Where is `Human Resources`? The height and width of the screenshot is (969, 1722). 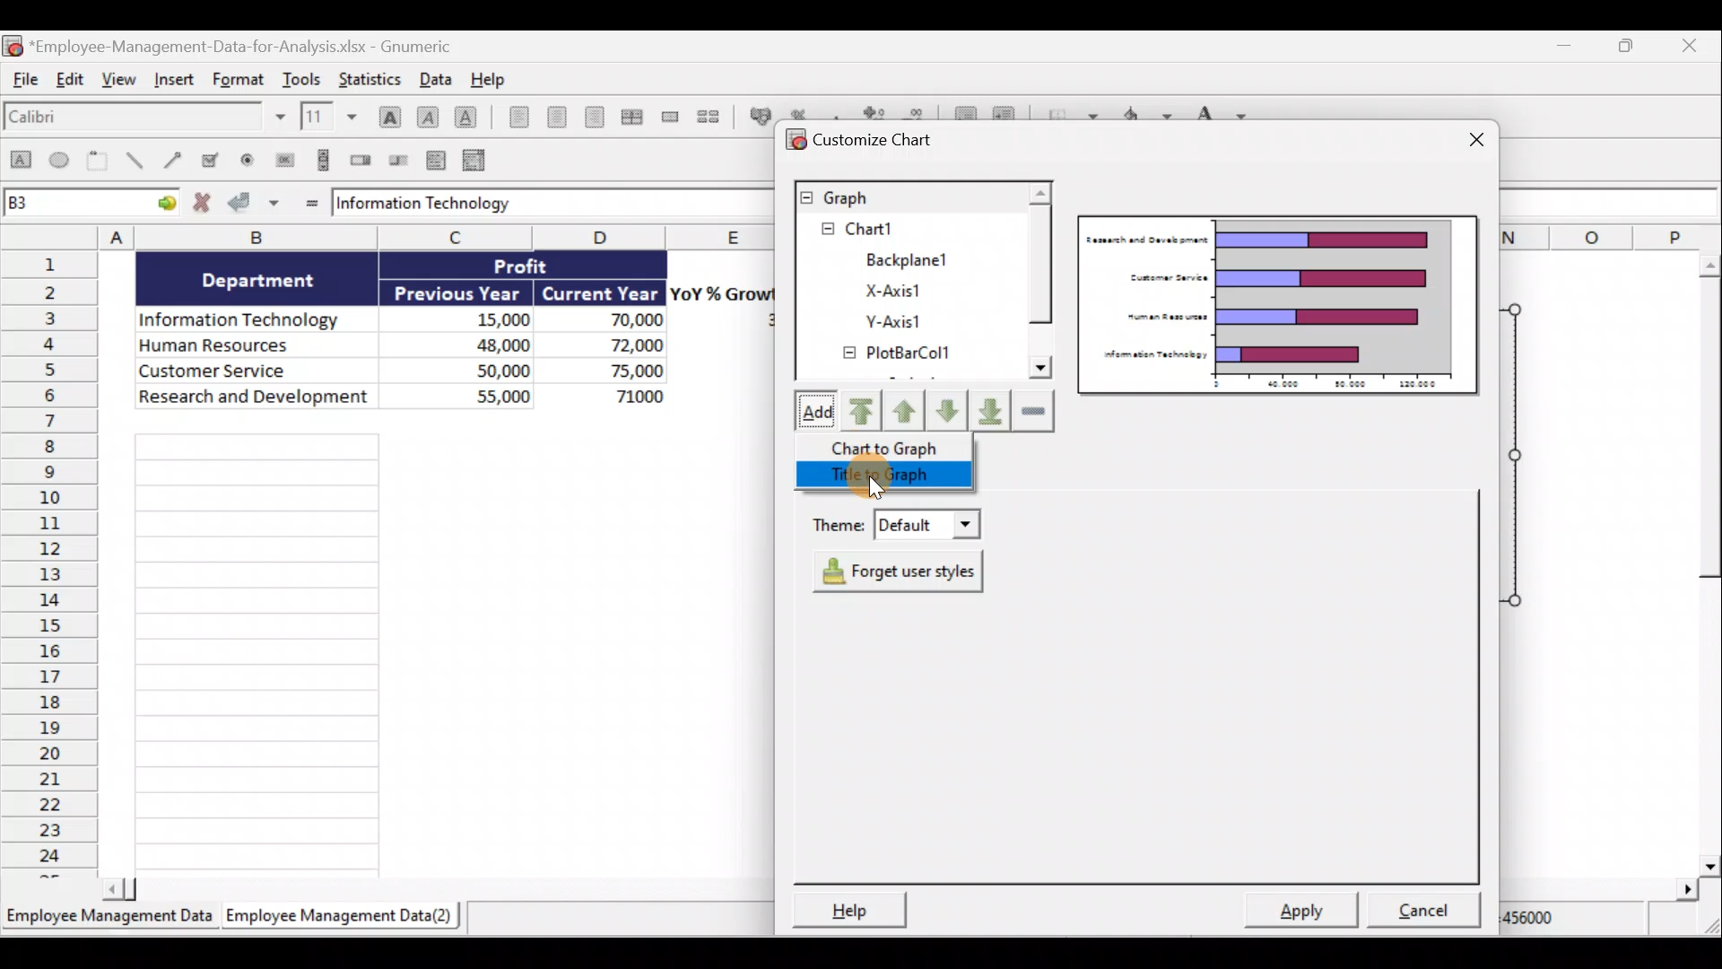 Human Resources is located at coordinates (249, 346).